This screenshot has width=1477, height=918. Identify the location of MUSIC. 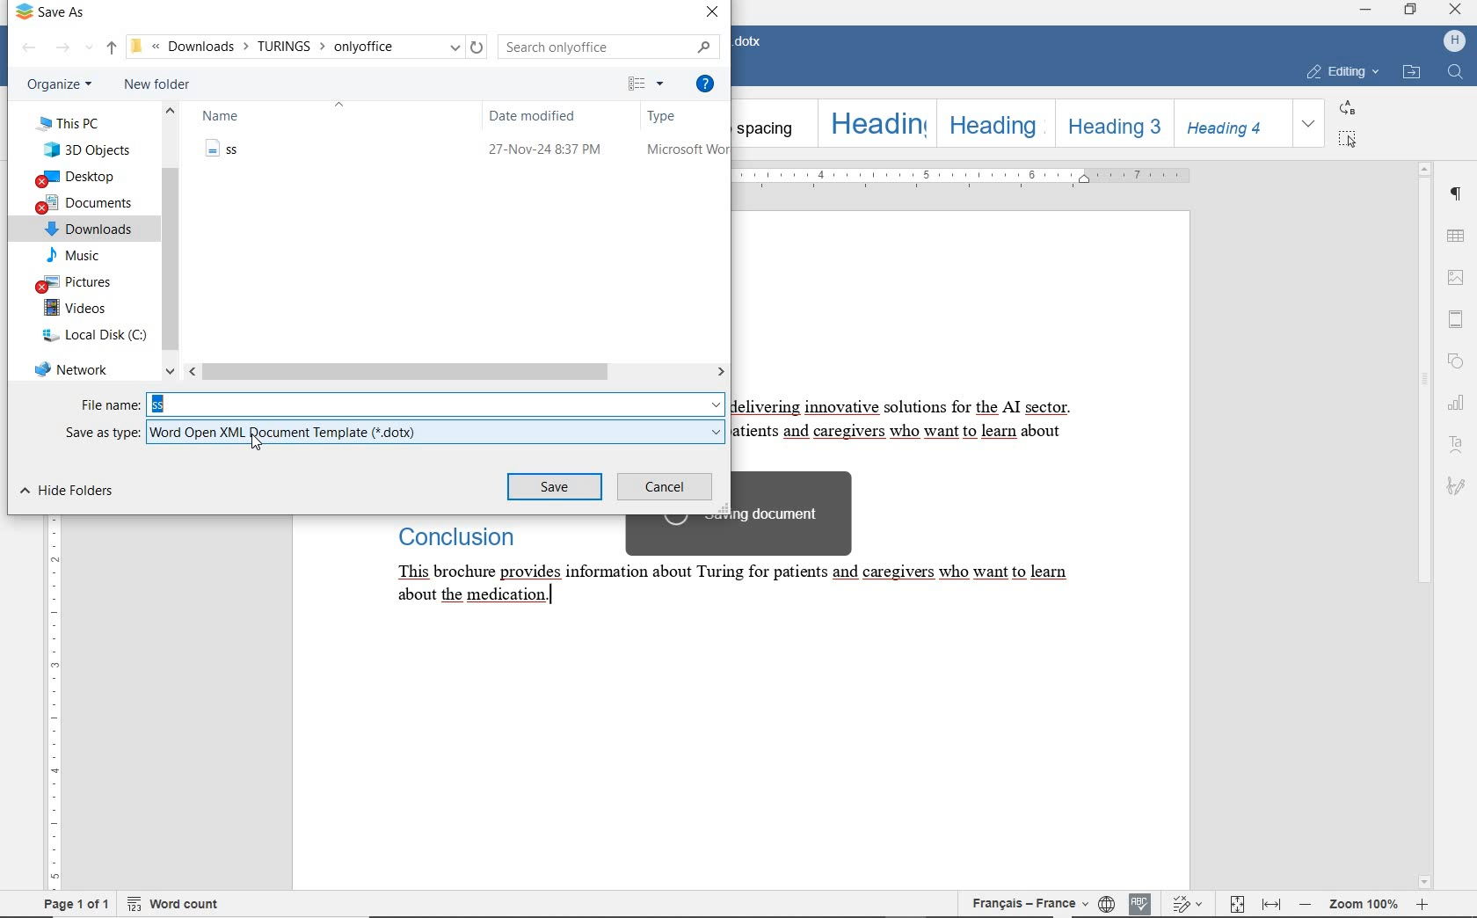
(84, 255).